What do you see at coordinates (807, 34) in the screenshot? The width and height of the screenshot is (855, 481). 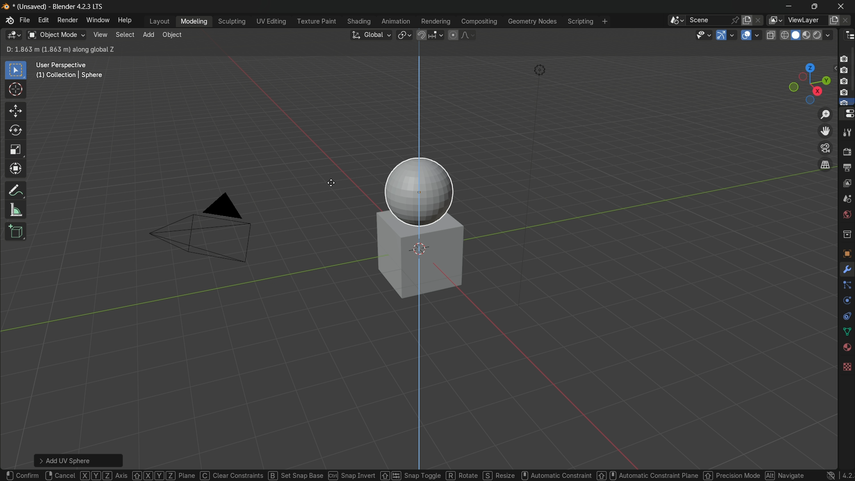 I see `material preview display` at bounding box center [807, 34].